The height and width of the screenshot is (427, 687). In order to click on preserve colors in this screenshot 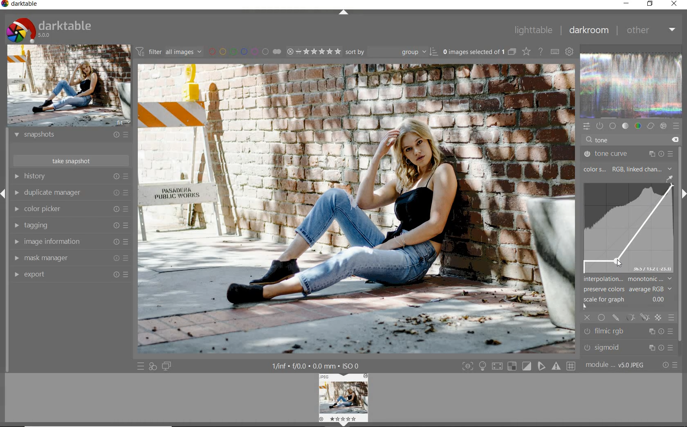, I will do `click(624, 290)`.